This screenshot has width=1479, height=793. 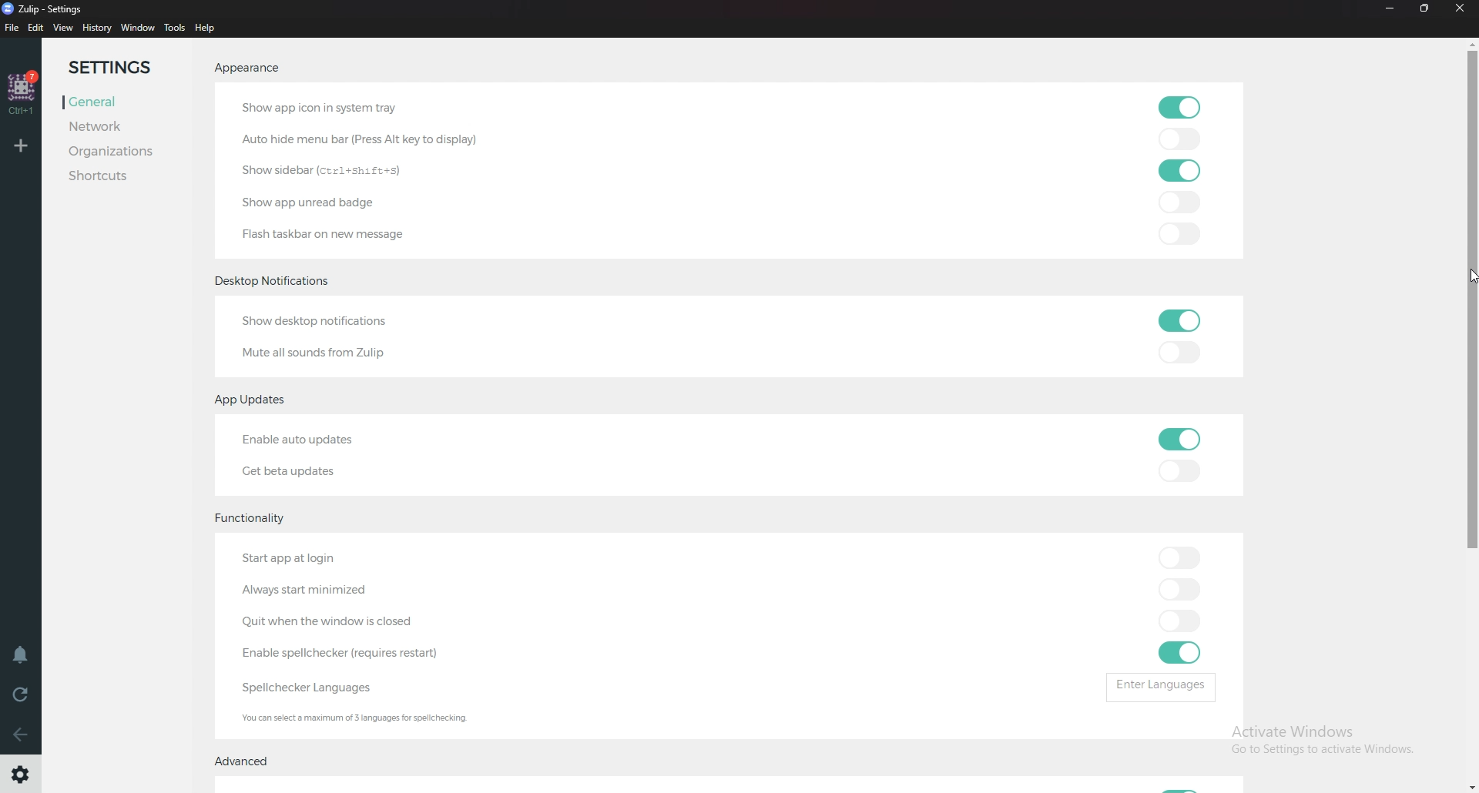 What do you see at coordinates (1179, 588) in the screenshot?
I see `toggle` at bounding box center [1179, 588].